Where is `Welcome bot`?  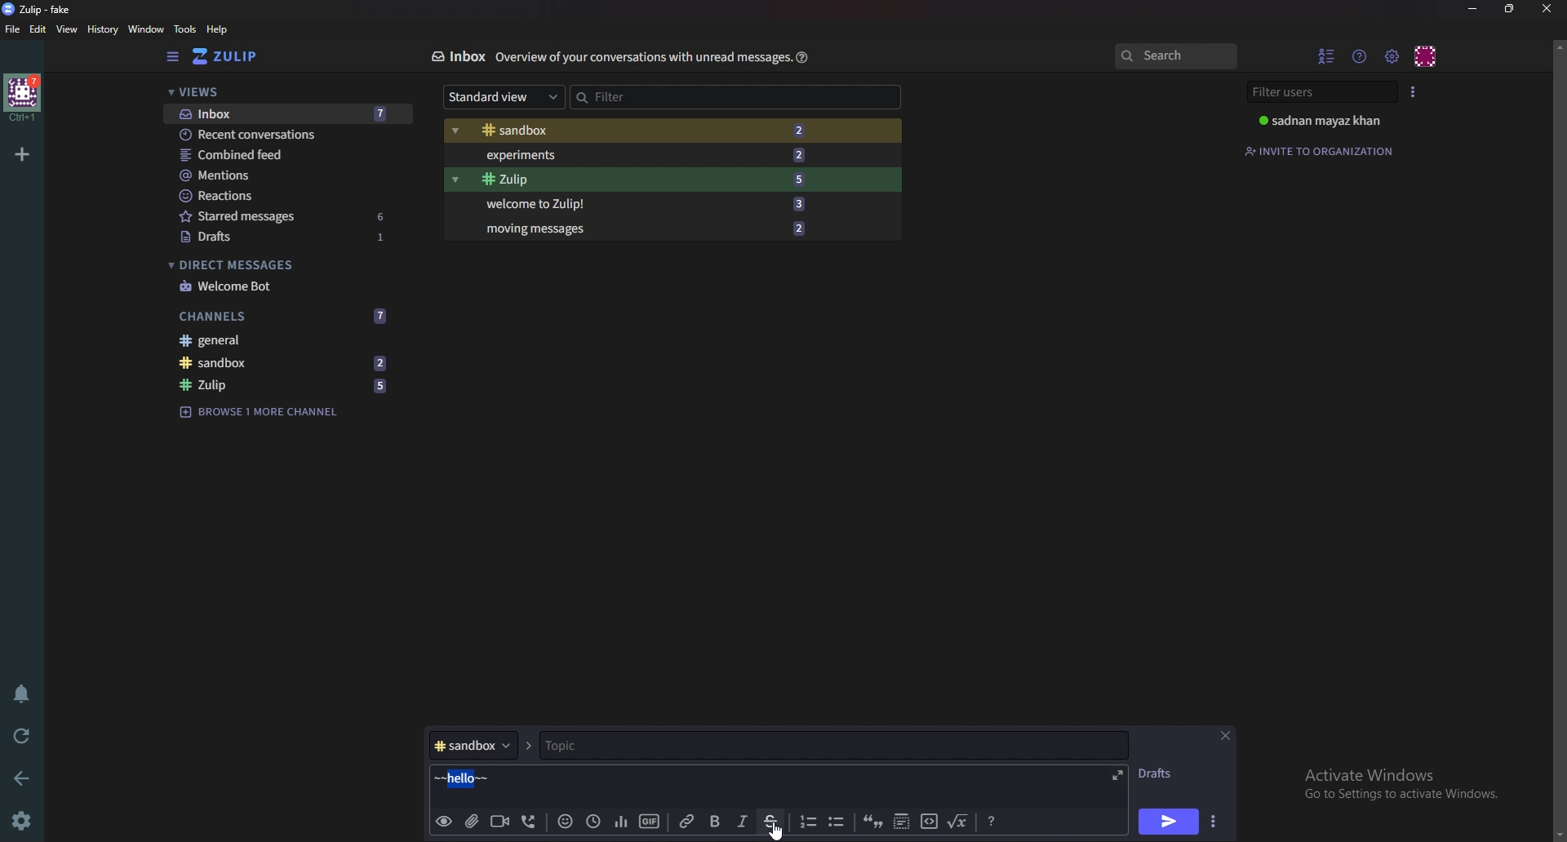 Welcome bot is located at coordinates (284, 286).